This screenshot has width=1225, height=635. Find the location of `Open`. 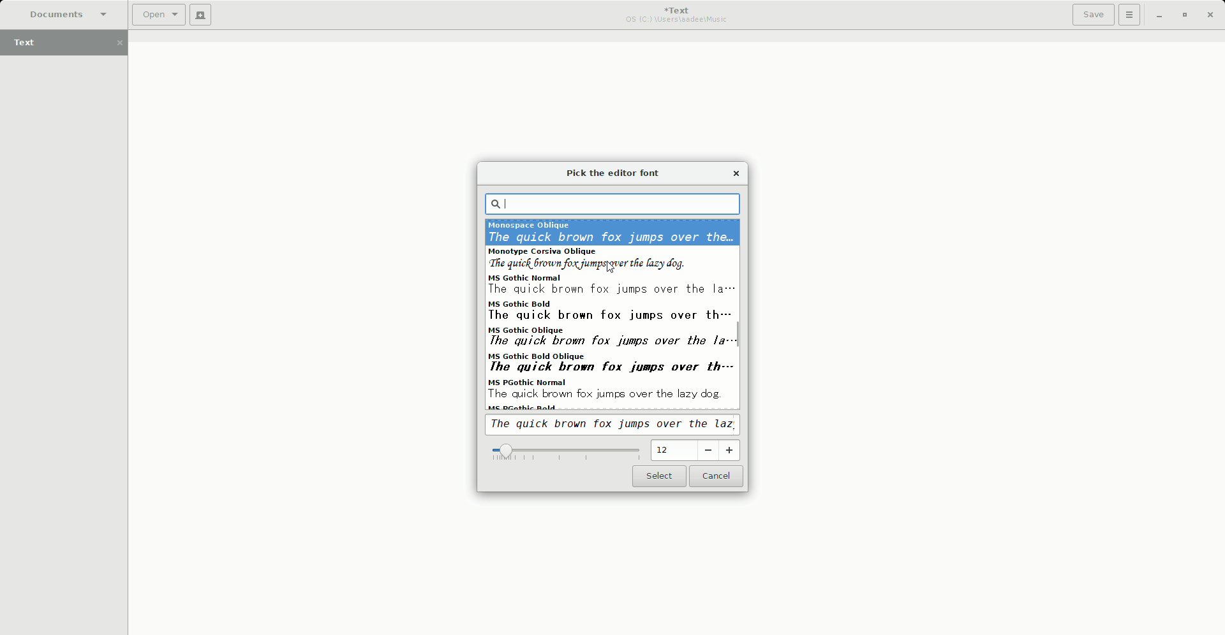

Open is located at coordinates (159, 15).